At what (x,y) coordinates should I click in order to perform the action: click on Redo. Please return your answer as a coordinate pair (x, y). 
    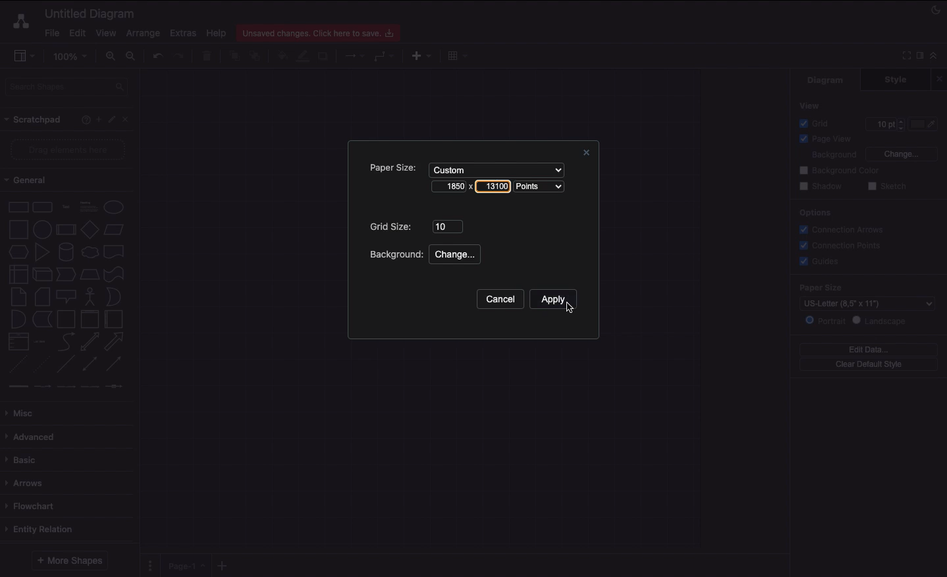
    Looking at the image, I should click on (178, 57).